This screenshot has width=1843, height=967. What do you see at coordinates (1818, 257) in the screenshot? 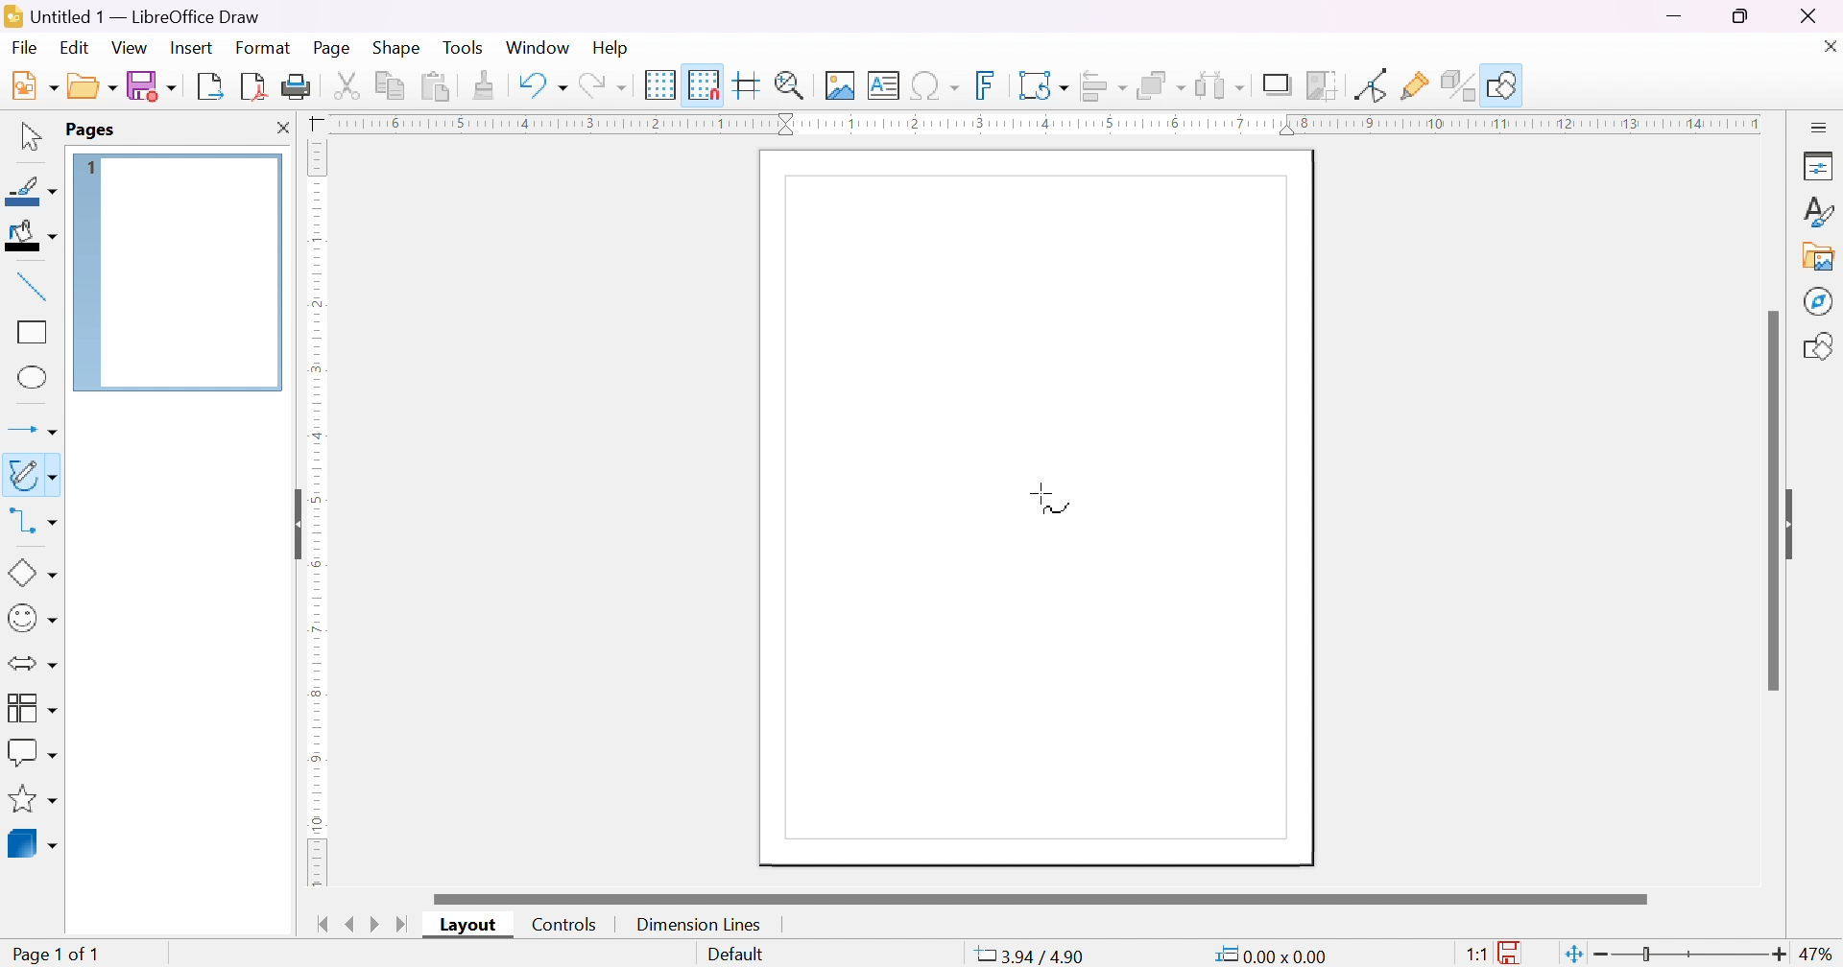
I see `gallery` at bounding box center [1818, 257].